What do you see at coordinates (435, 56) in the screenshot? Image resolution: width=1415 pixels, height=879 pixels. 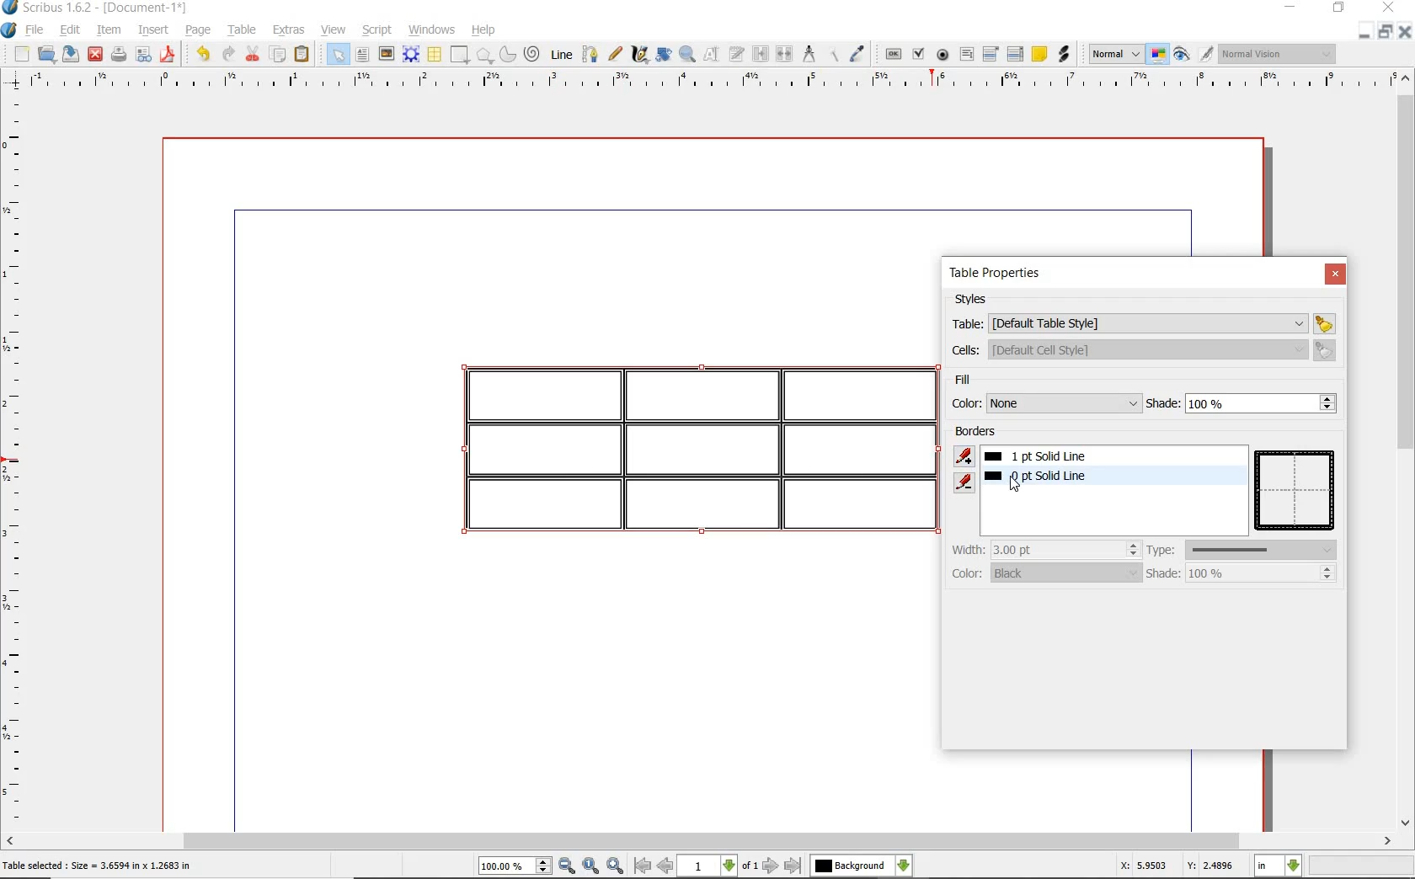 I see `table` at bounding box center [435, 56].